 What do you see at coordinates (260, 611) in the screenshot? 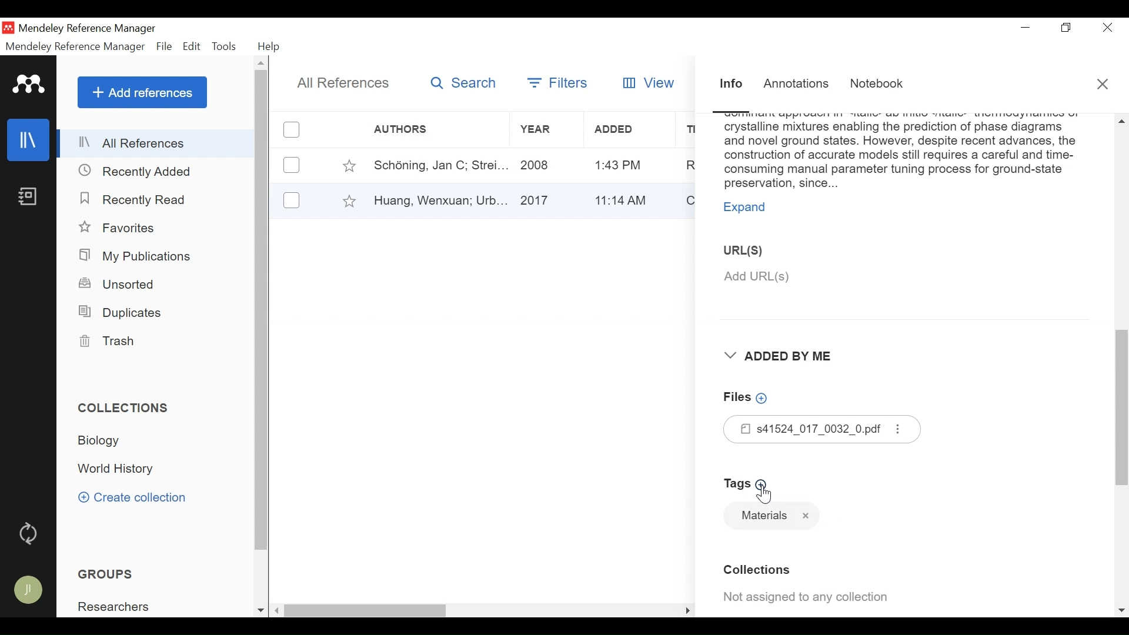
I see `Scroll down` at bounding box center [260, 611].